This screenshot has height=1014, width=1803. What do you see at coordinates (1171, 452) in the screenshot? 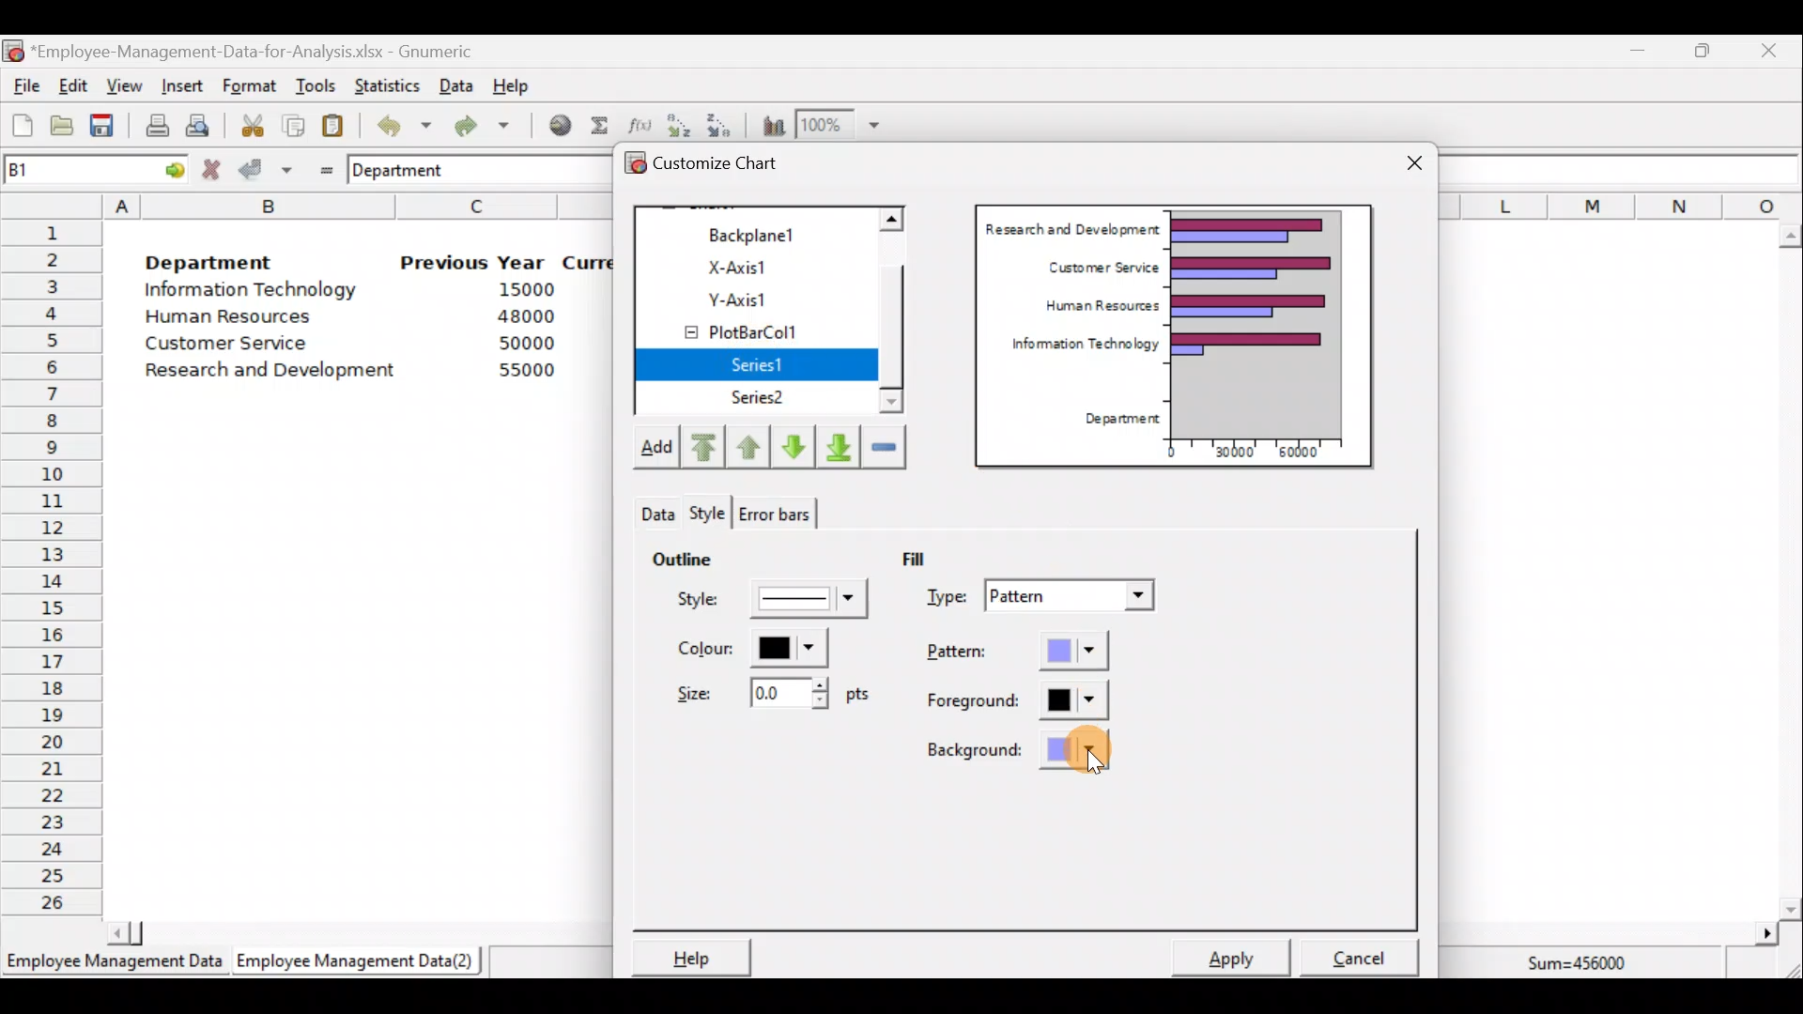
I see `0` at bounding box center [1171, 452].